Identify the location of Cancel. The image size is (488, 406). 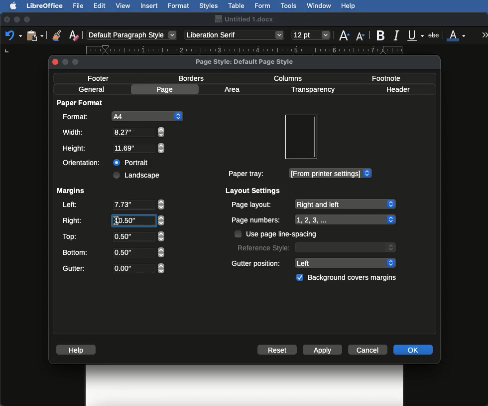
(369, 349).